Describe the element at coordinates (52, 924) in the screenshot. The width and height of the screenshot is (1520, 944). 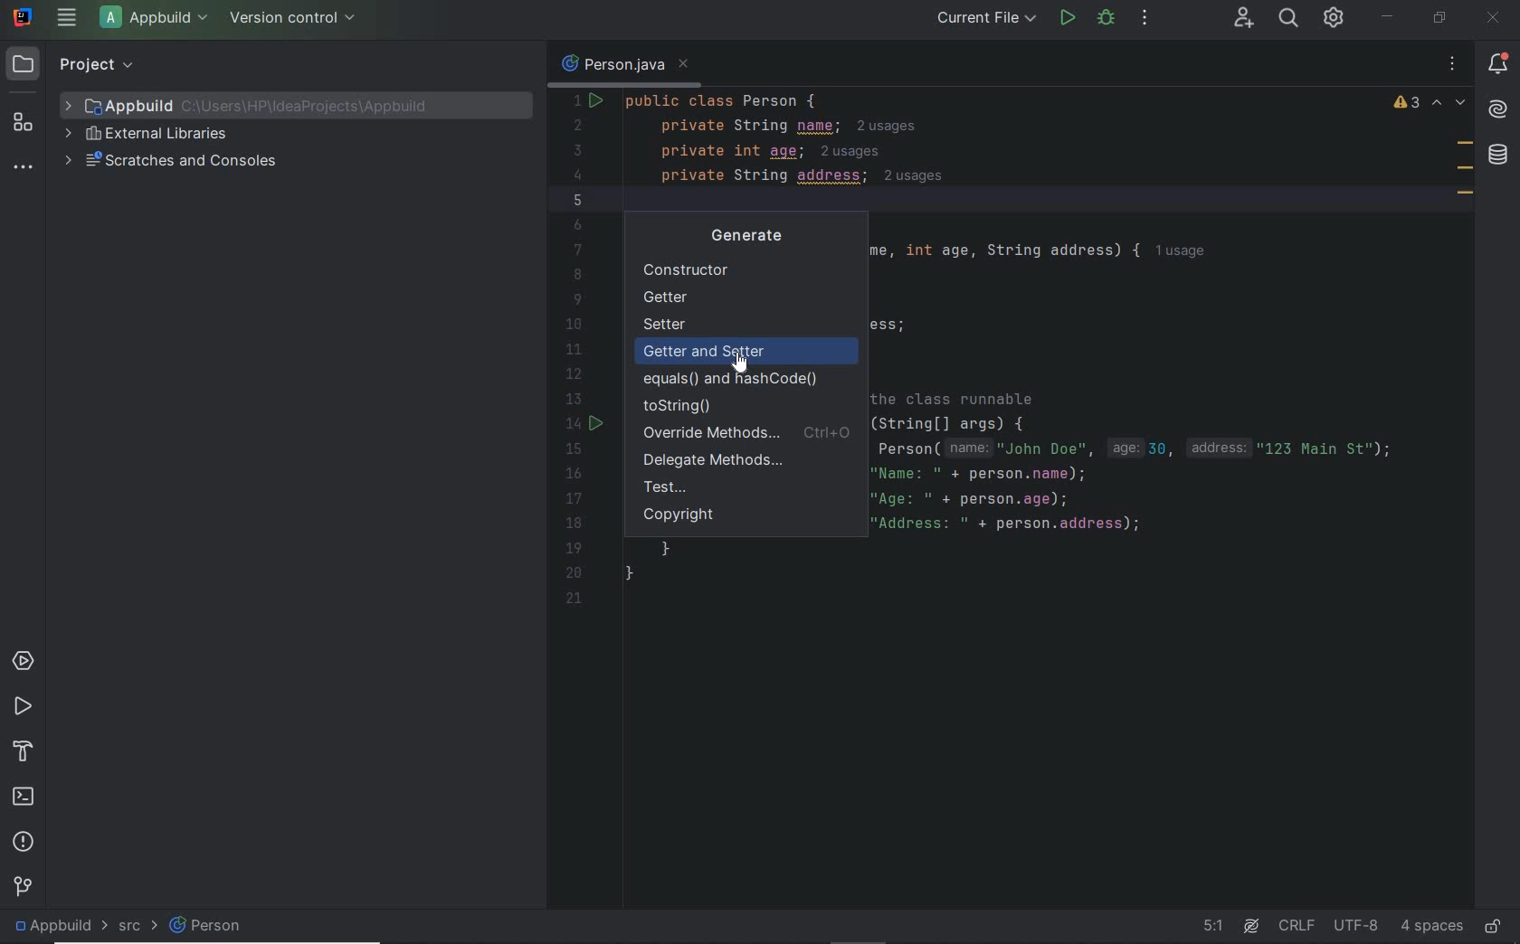
I see `project file name` at that location.